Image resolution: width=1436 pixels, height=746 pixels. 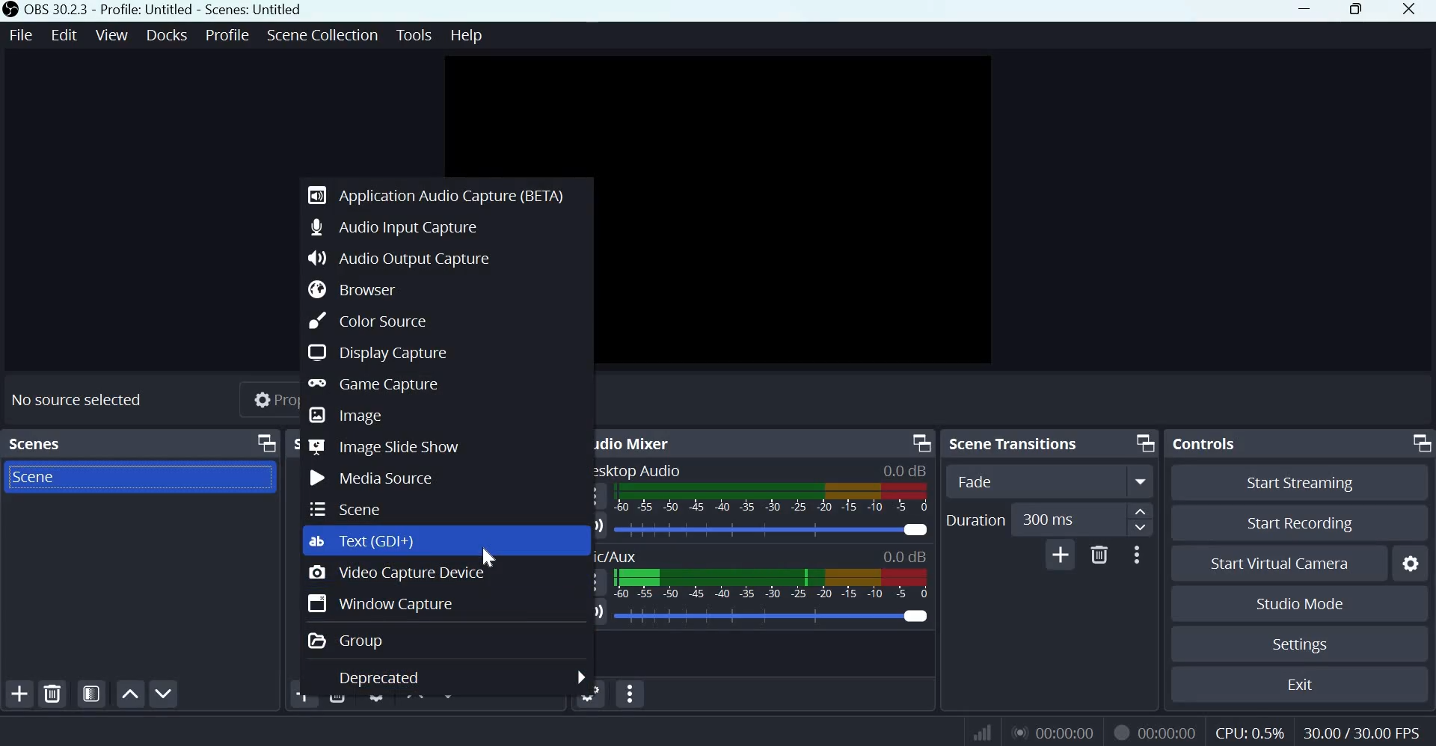 What do you see at coordinates (396, 226) in the screenshot?
I see `Audio Input Capture` at bounding box center [396, 226].